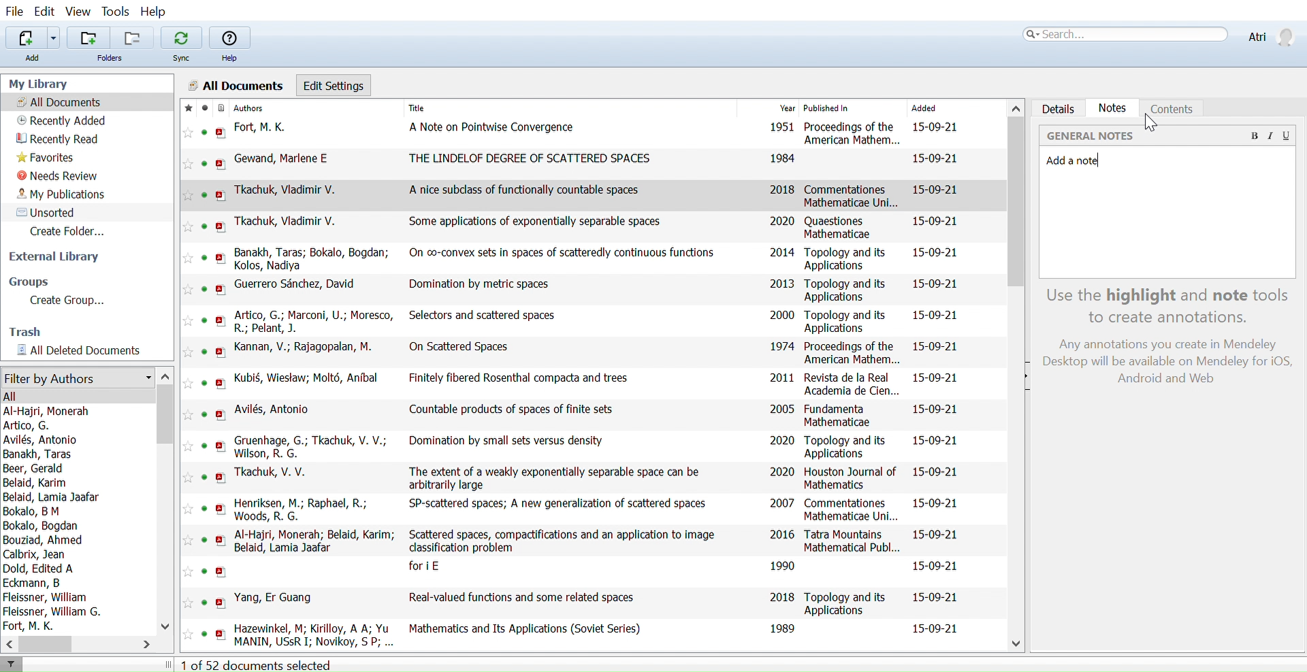 The width and height of the screenshot is (1307, 672). I want to click on 15-09-21, so click(938, 346).